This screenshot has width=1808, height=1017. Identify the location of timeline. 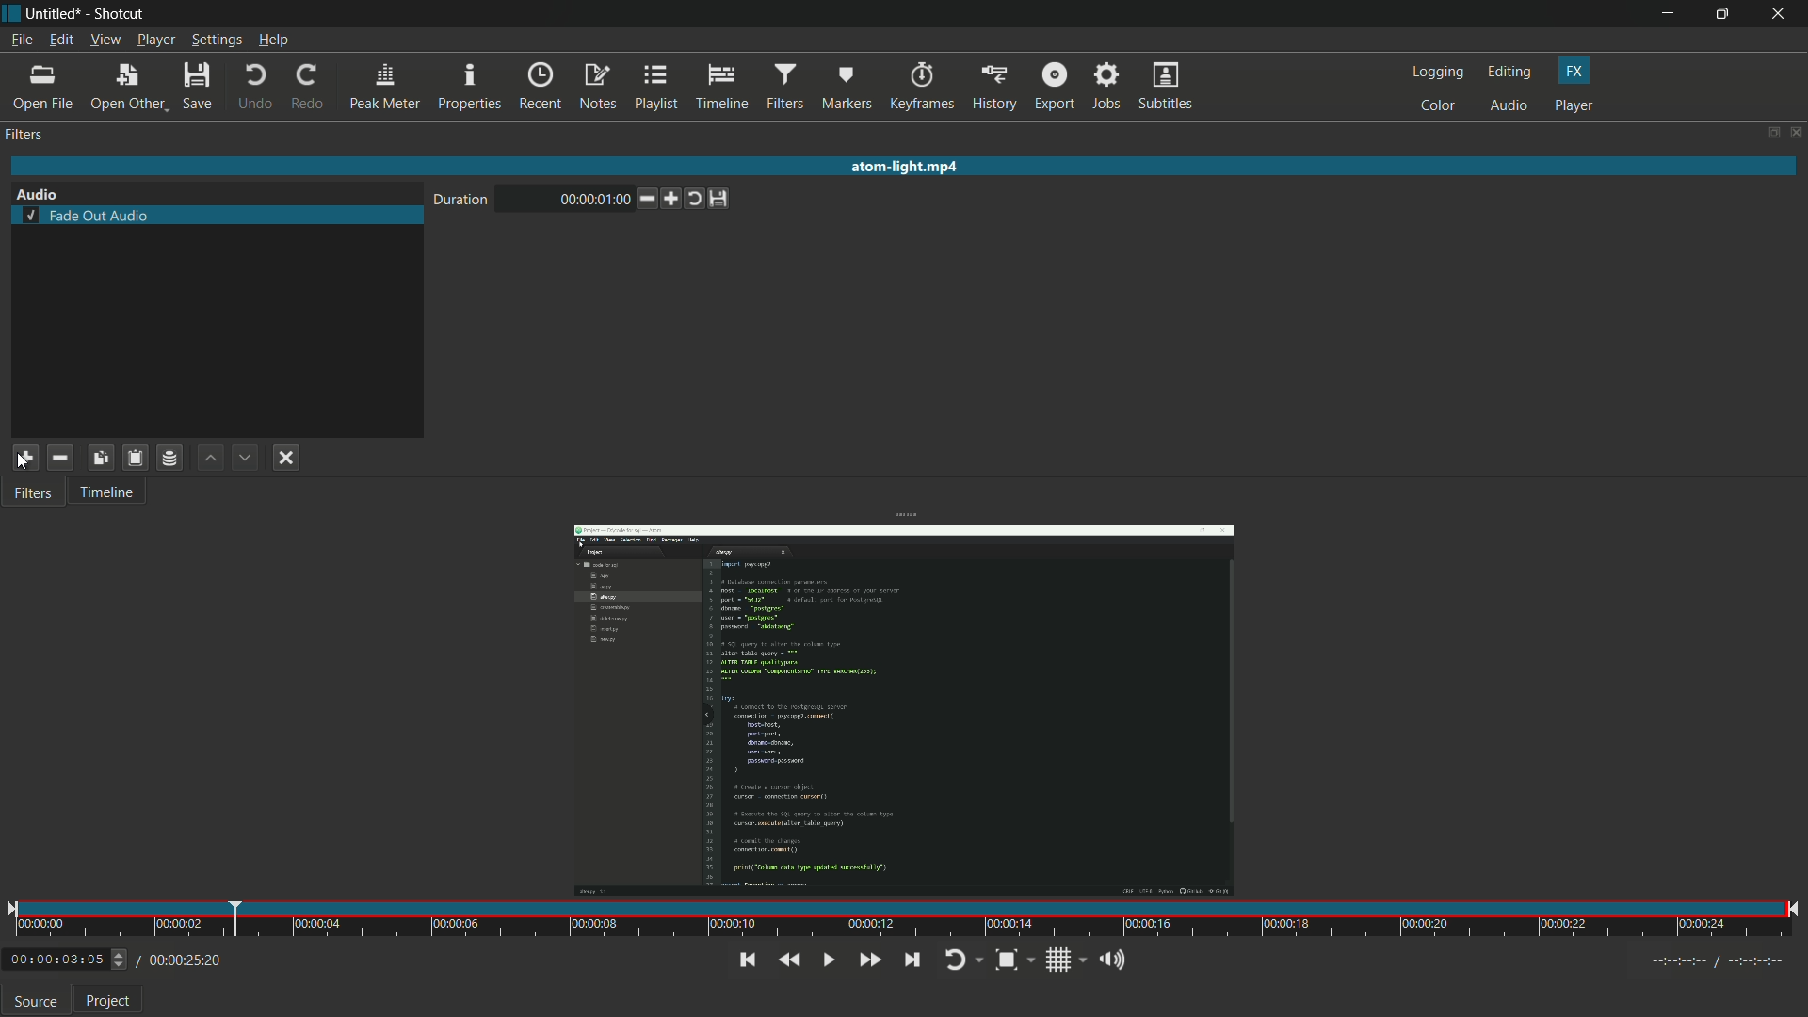
(106, 494).